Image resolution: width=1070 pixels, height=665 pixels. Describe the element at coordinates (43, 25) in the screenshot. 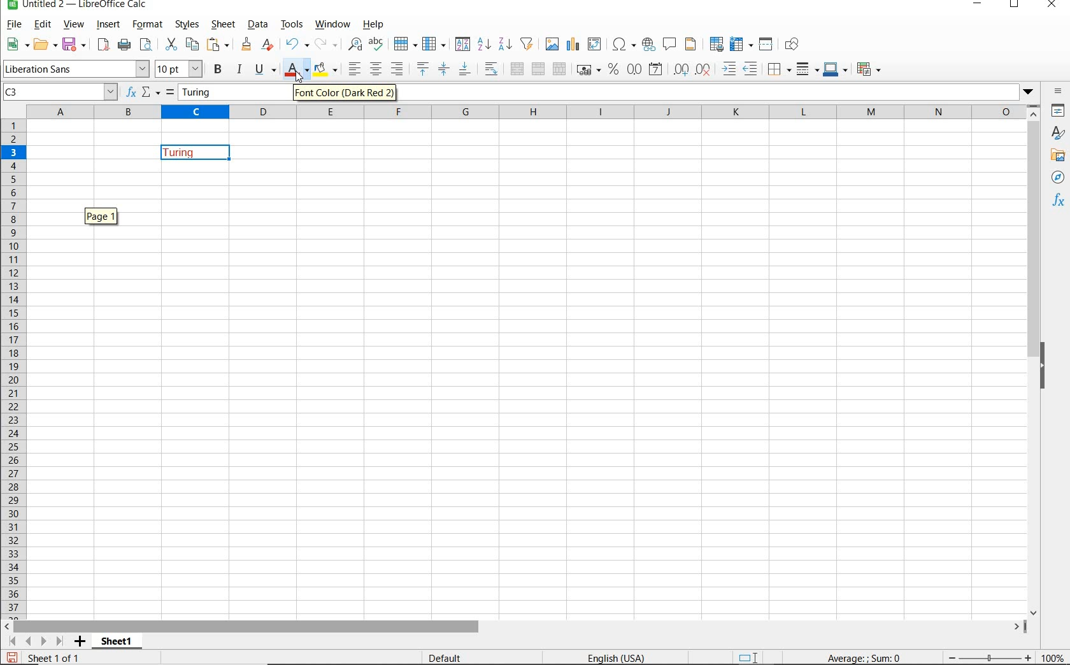

I see `EDIT` at that location.